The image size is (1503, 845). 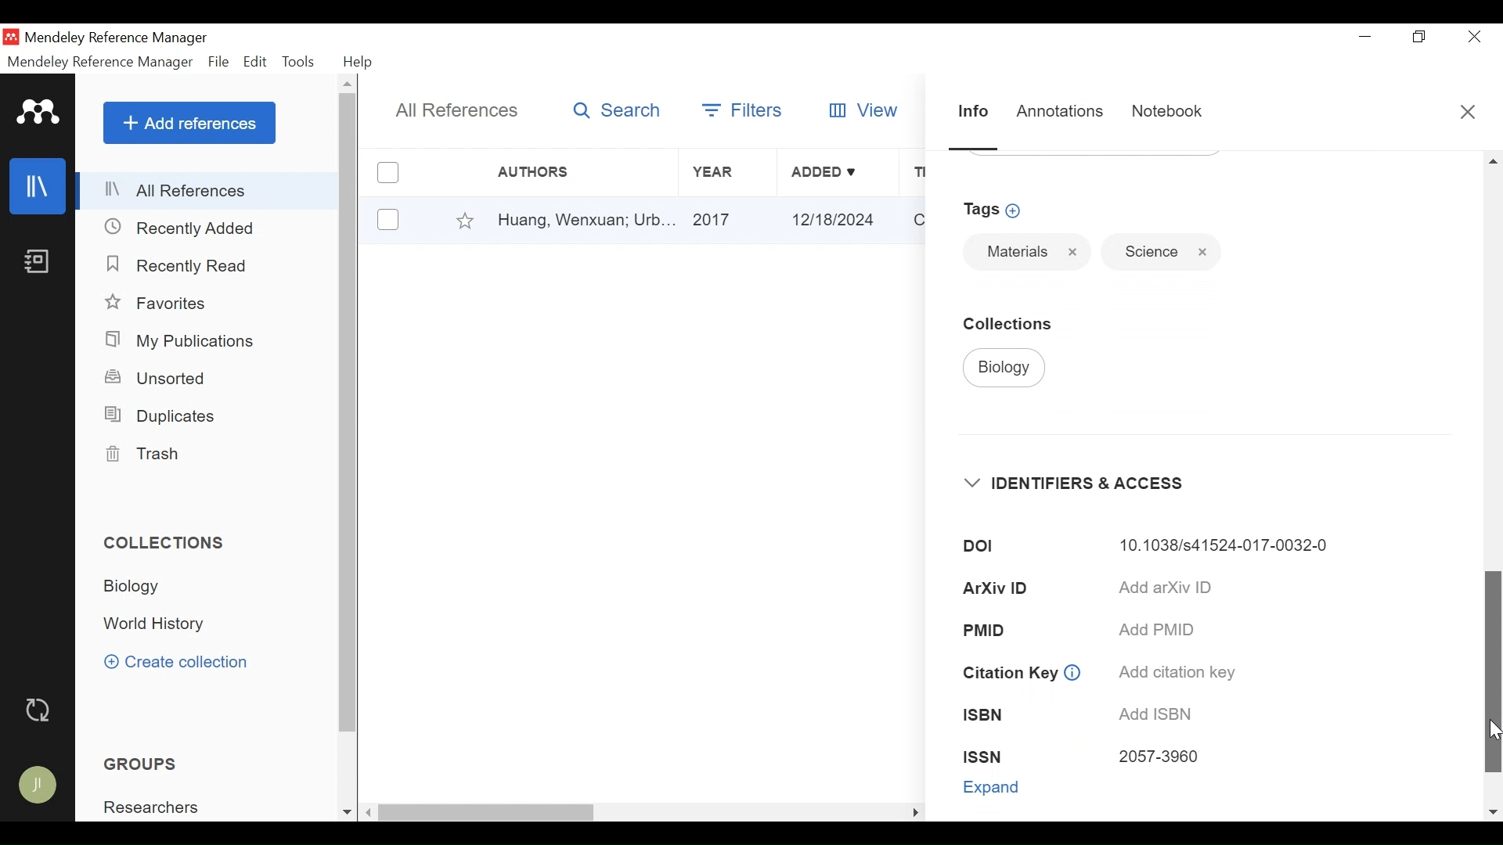 What do you see at coordinates (1004, 369) in the screenshot?
I see `Biology` at bounding box center [1004, 369].